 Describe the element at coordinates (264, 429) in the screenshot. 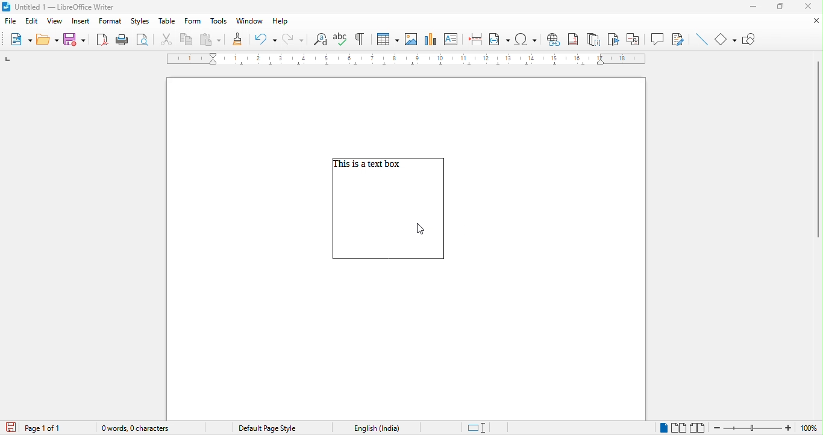

I see `default page style` at that location.